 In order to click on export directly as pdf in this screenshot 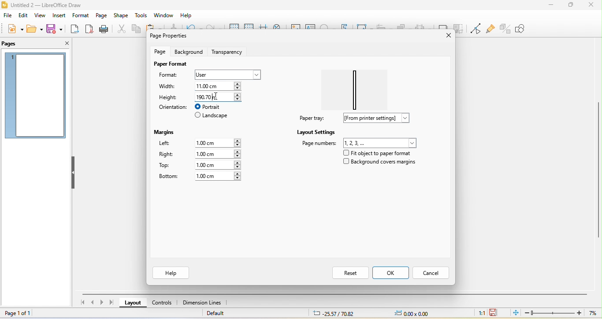, I will do `click(89, 29)`.